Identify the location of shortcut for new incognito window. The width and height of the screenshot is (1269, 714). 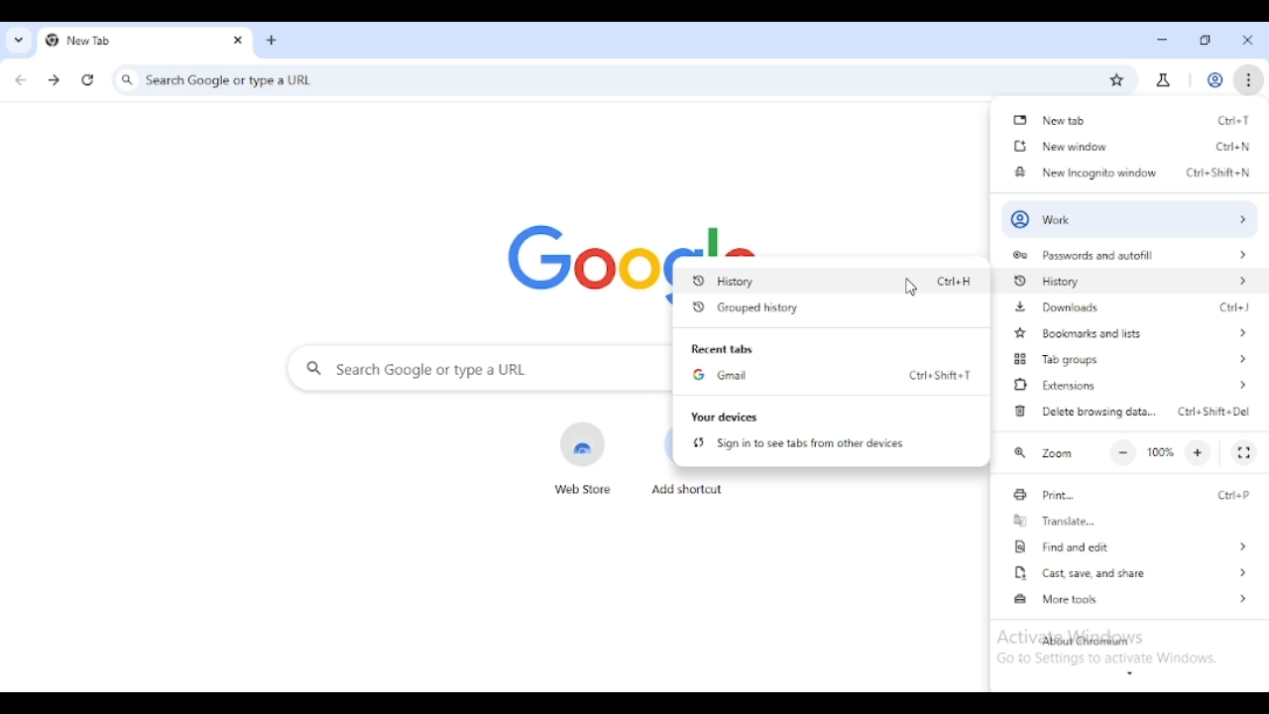
(1217, 173).